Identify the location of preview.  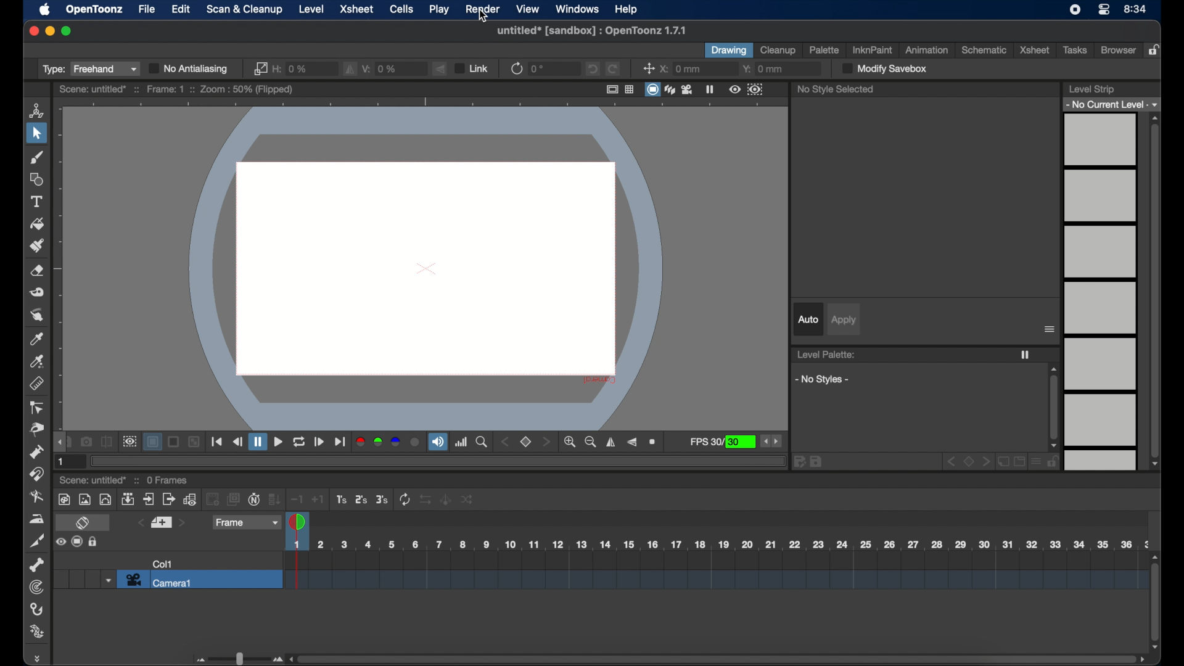
(746, 89).